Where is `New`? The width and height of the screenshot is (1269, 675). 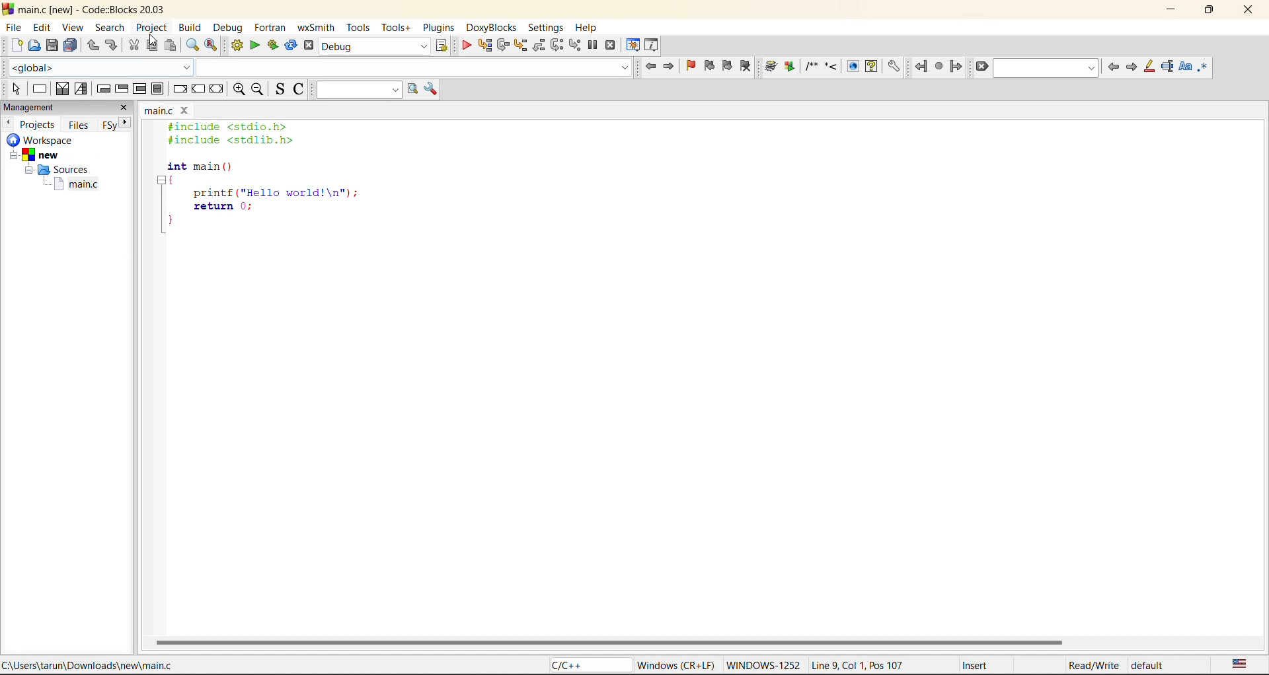
New is located at coordinates (43, 155).